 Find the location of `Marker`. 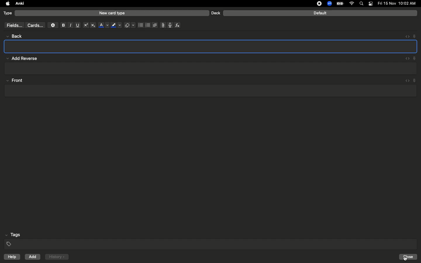

Marker is located at coordinates (116, 26).